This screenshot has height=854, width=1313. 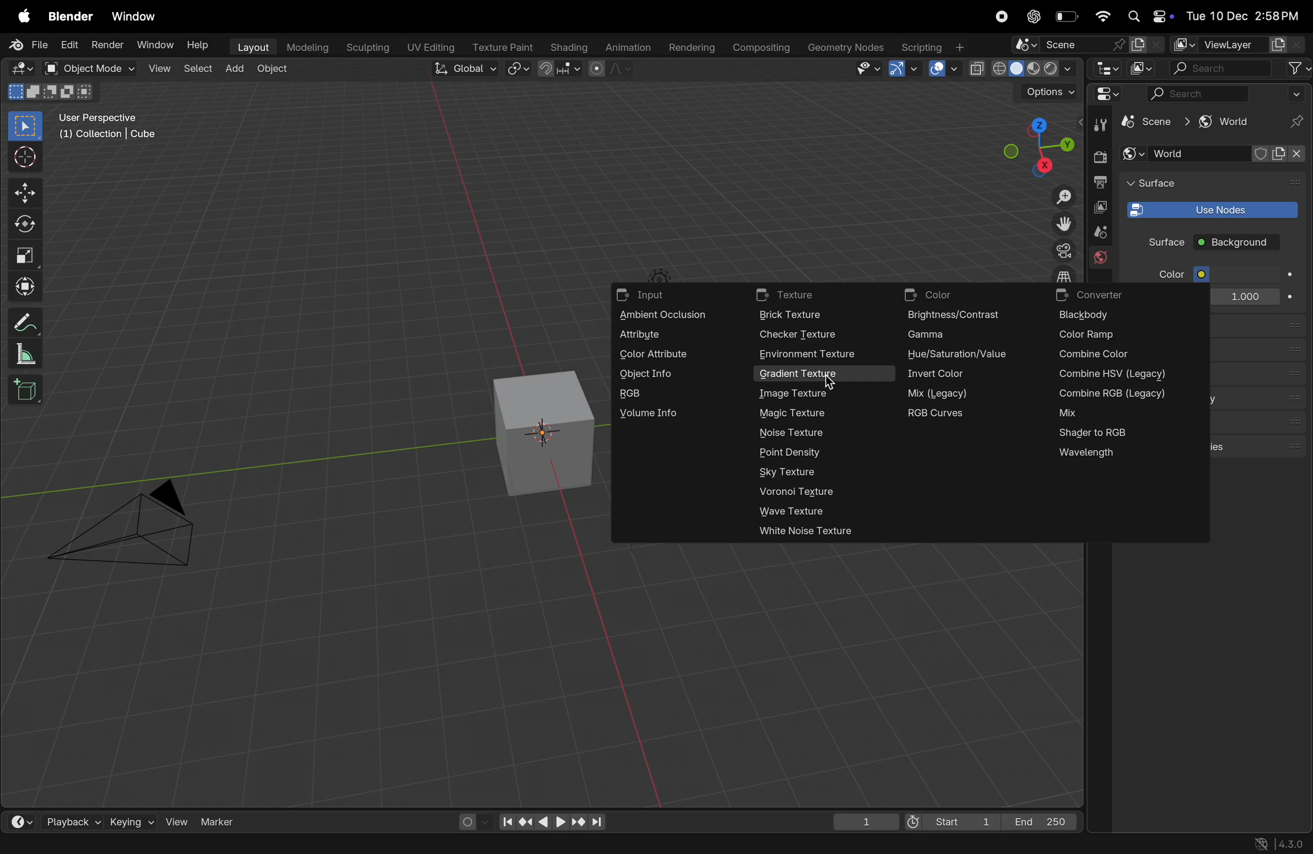 What do you see at coordinates (936, 47) in the screenshot?
I see `Scripting` at bounding box center [936, 47].